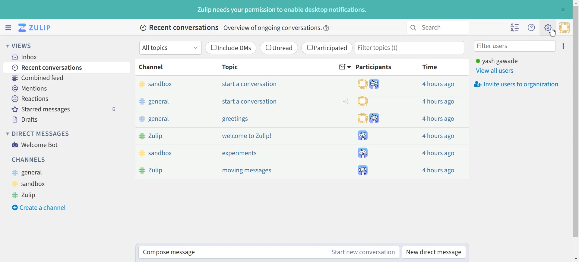 The width and height of the screenshot is (579, 262). Describe the element at coordinates (67, 88) in the screenshot. I see `Mentions` at that location.